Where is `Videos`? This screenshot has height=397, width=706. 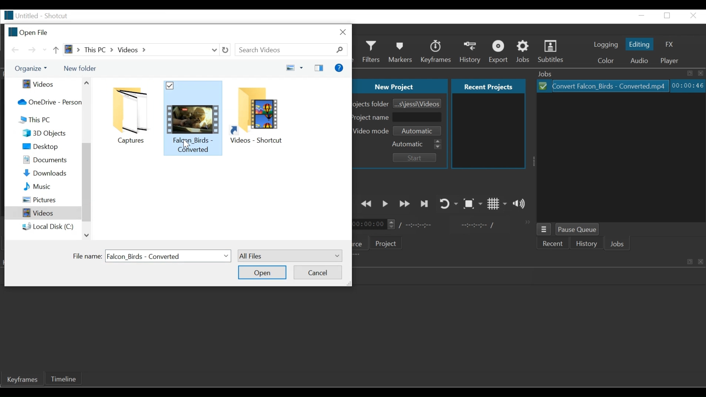
Videos is located at coordinates (43, 212).